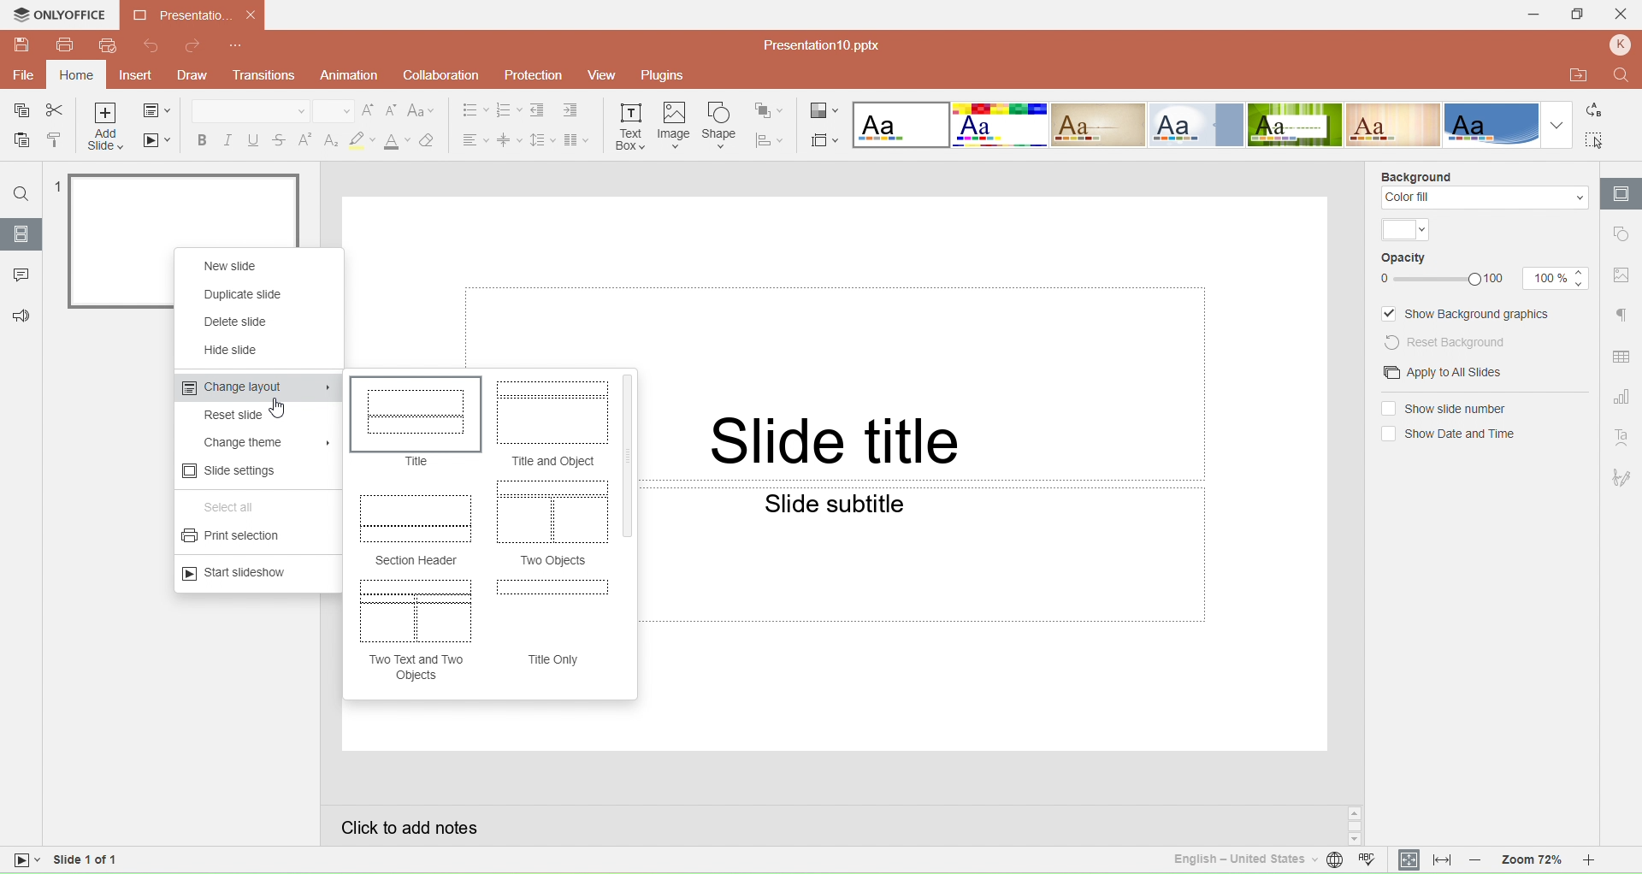  What do you see at coordinates (330, 139) in the screenshot?
I see `Subscript` at bounding box center [330, 139].